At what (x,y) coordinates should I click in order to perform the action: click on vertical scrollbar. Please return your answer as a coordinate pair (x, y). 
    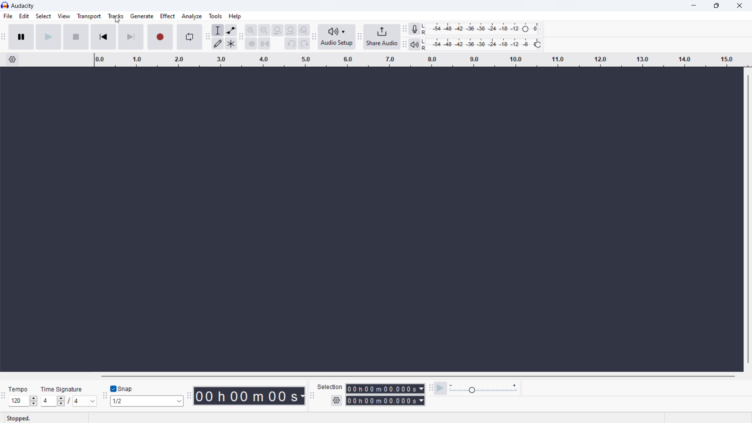
    Looking at the image, I should click on (748, 219).